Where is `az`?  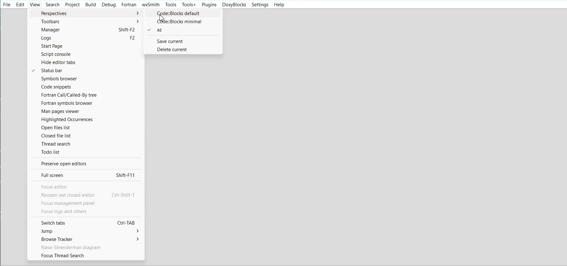 az is located at coordinates (181, 30).